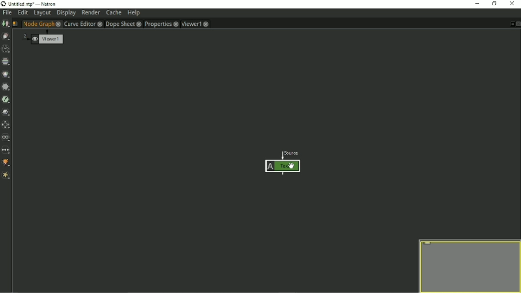  Describe the element at coordinates (208, 24) in the screenshot. I see `close` at that location.